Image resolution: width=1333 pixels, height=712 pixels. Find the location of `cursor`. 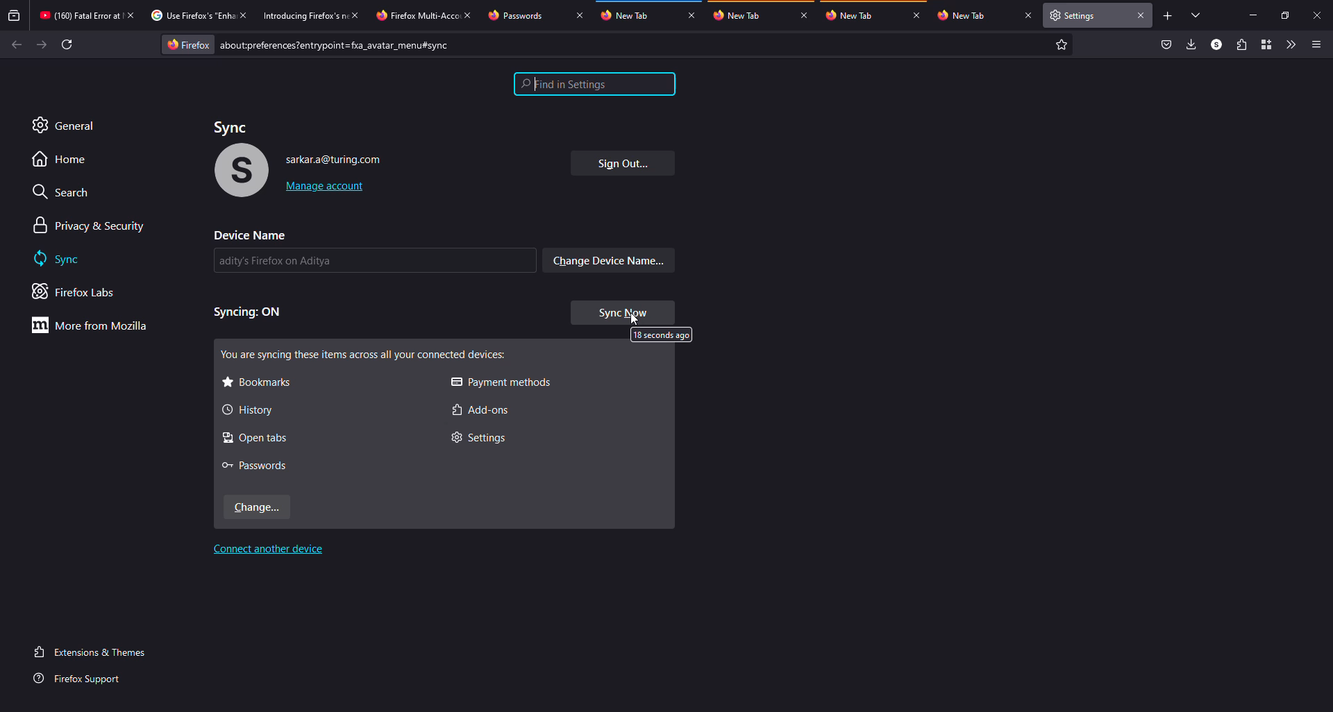

cursor is located at coordinates (635, 319).